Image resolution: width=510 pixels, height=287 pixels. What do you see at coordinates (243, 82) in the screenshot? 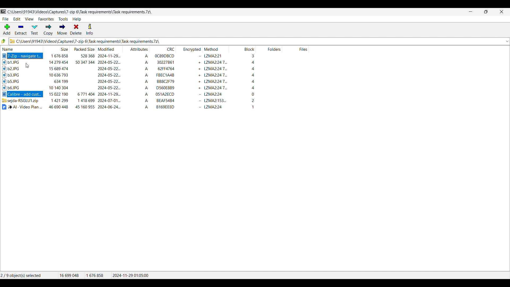
I see `block` at bounding box center [243, 82].